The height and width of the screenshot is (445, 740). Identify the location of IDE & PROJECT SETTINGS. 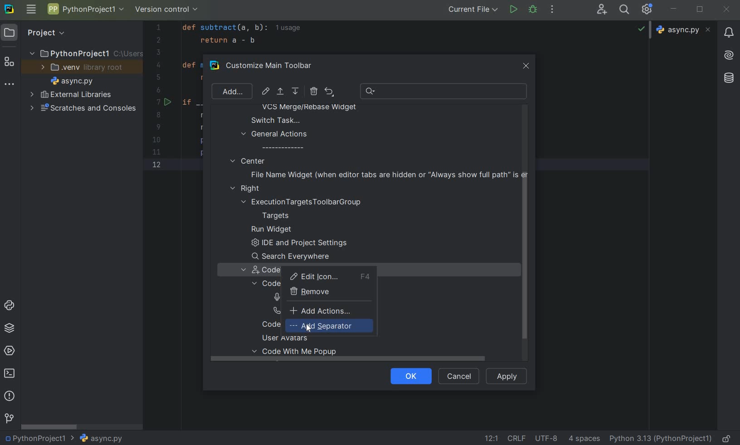
(649, 10).